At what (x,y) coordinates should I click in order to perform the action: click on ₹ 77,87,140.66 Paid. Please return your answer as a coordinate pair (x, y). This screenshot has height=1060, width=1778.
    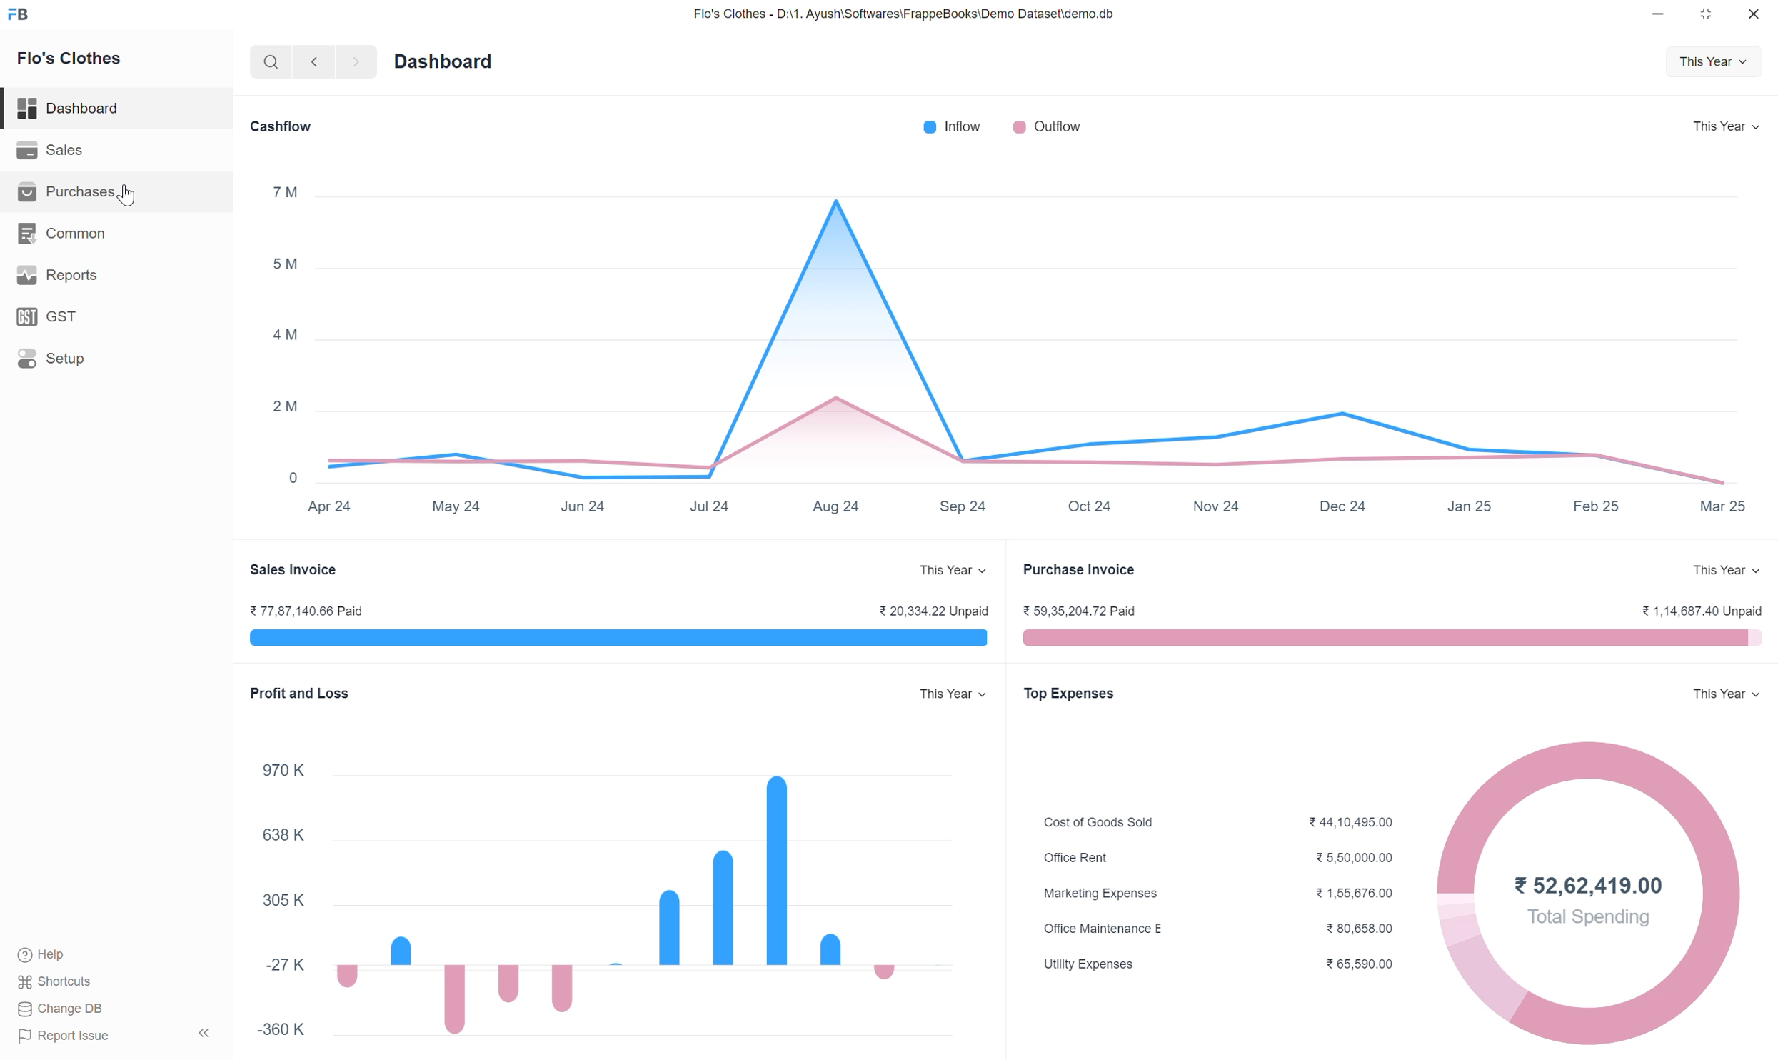
    Looking at the image, I should click on (306, 611).